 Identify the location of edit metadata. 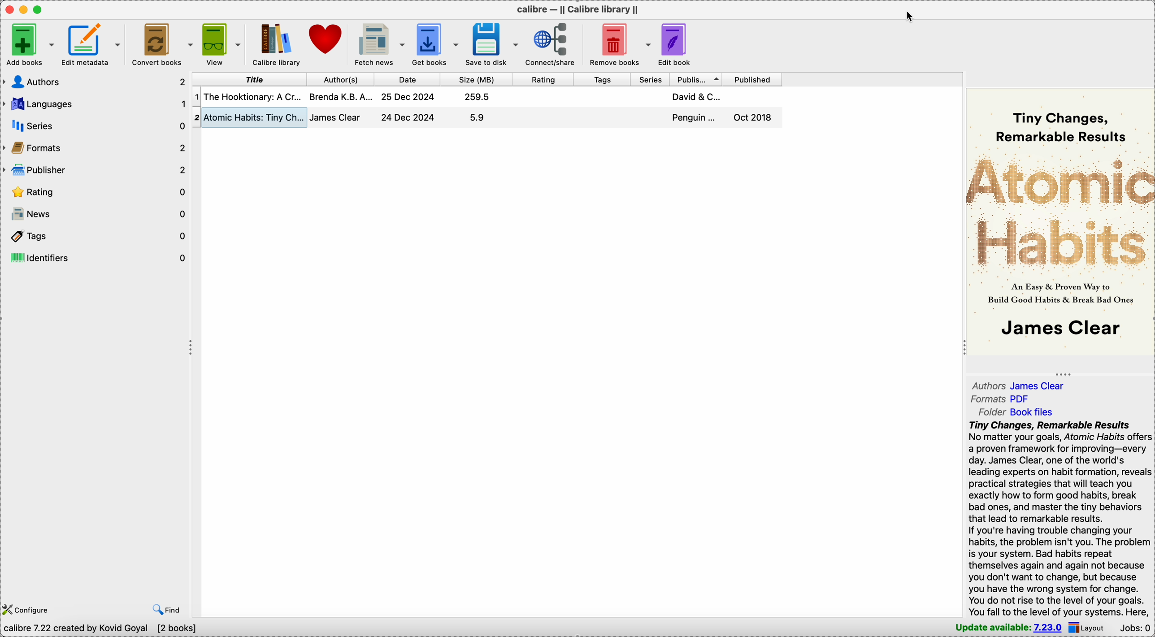
(93, 43).